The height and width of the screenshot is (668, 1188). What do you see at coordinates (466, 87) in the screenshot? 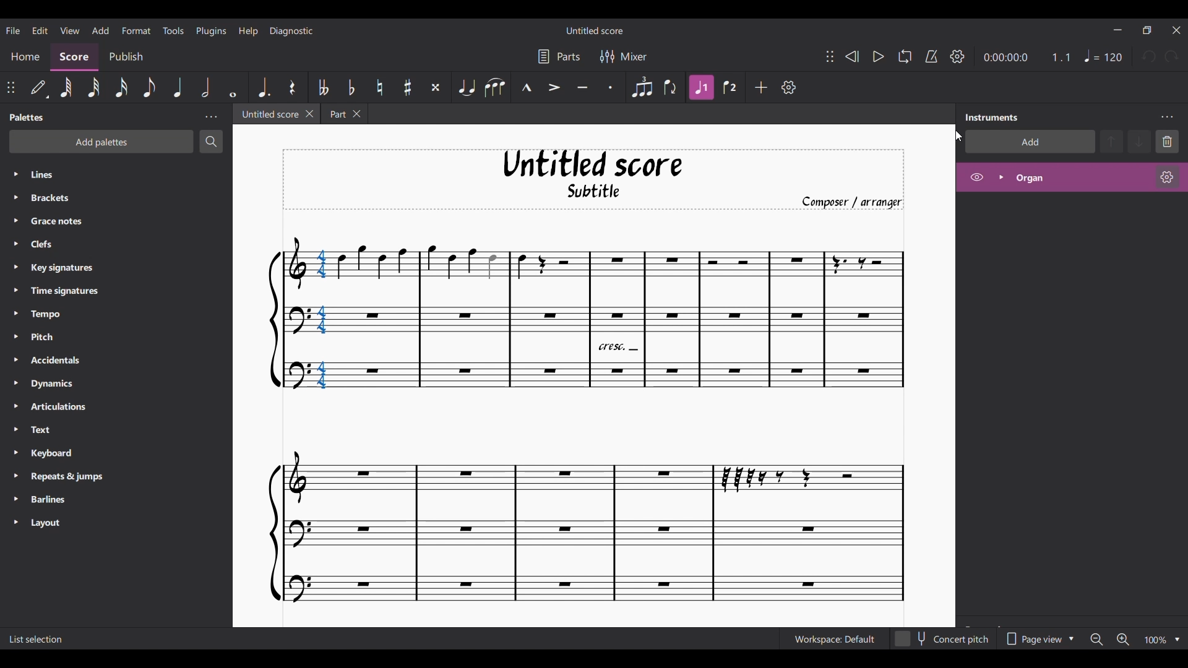
I see `Tie` at bounding box center [466, 87].